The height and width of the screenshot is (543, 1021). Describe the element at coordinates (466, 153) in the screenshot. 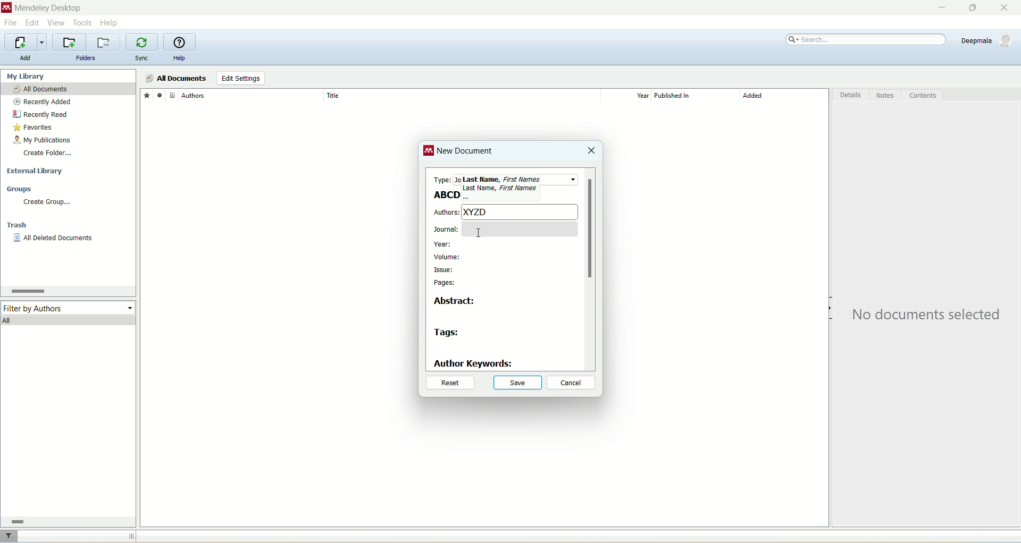

I see `new document` at that location.